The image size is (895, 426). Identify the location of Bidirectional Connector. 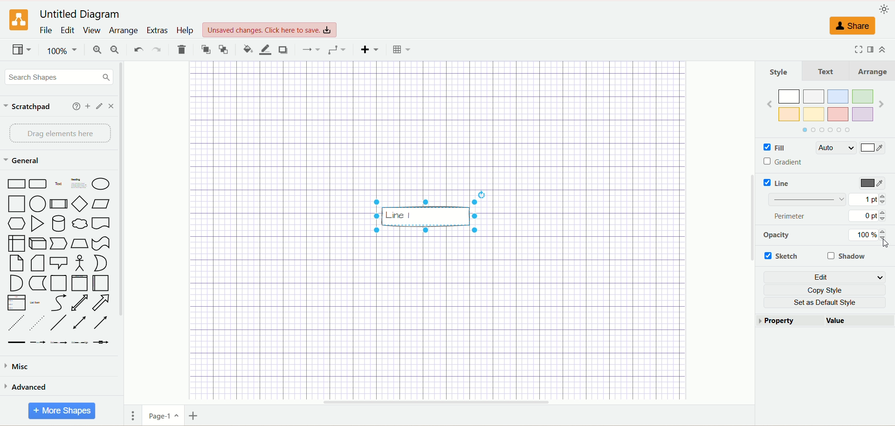
(80, 323).